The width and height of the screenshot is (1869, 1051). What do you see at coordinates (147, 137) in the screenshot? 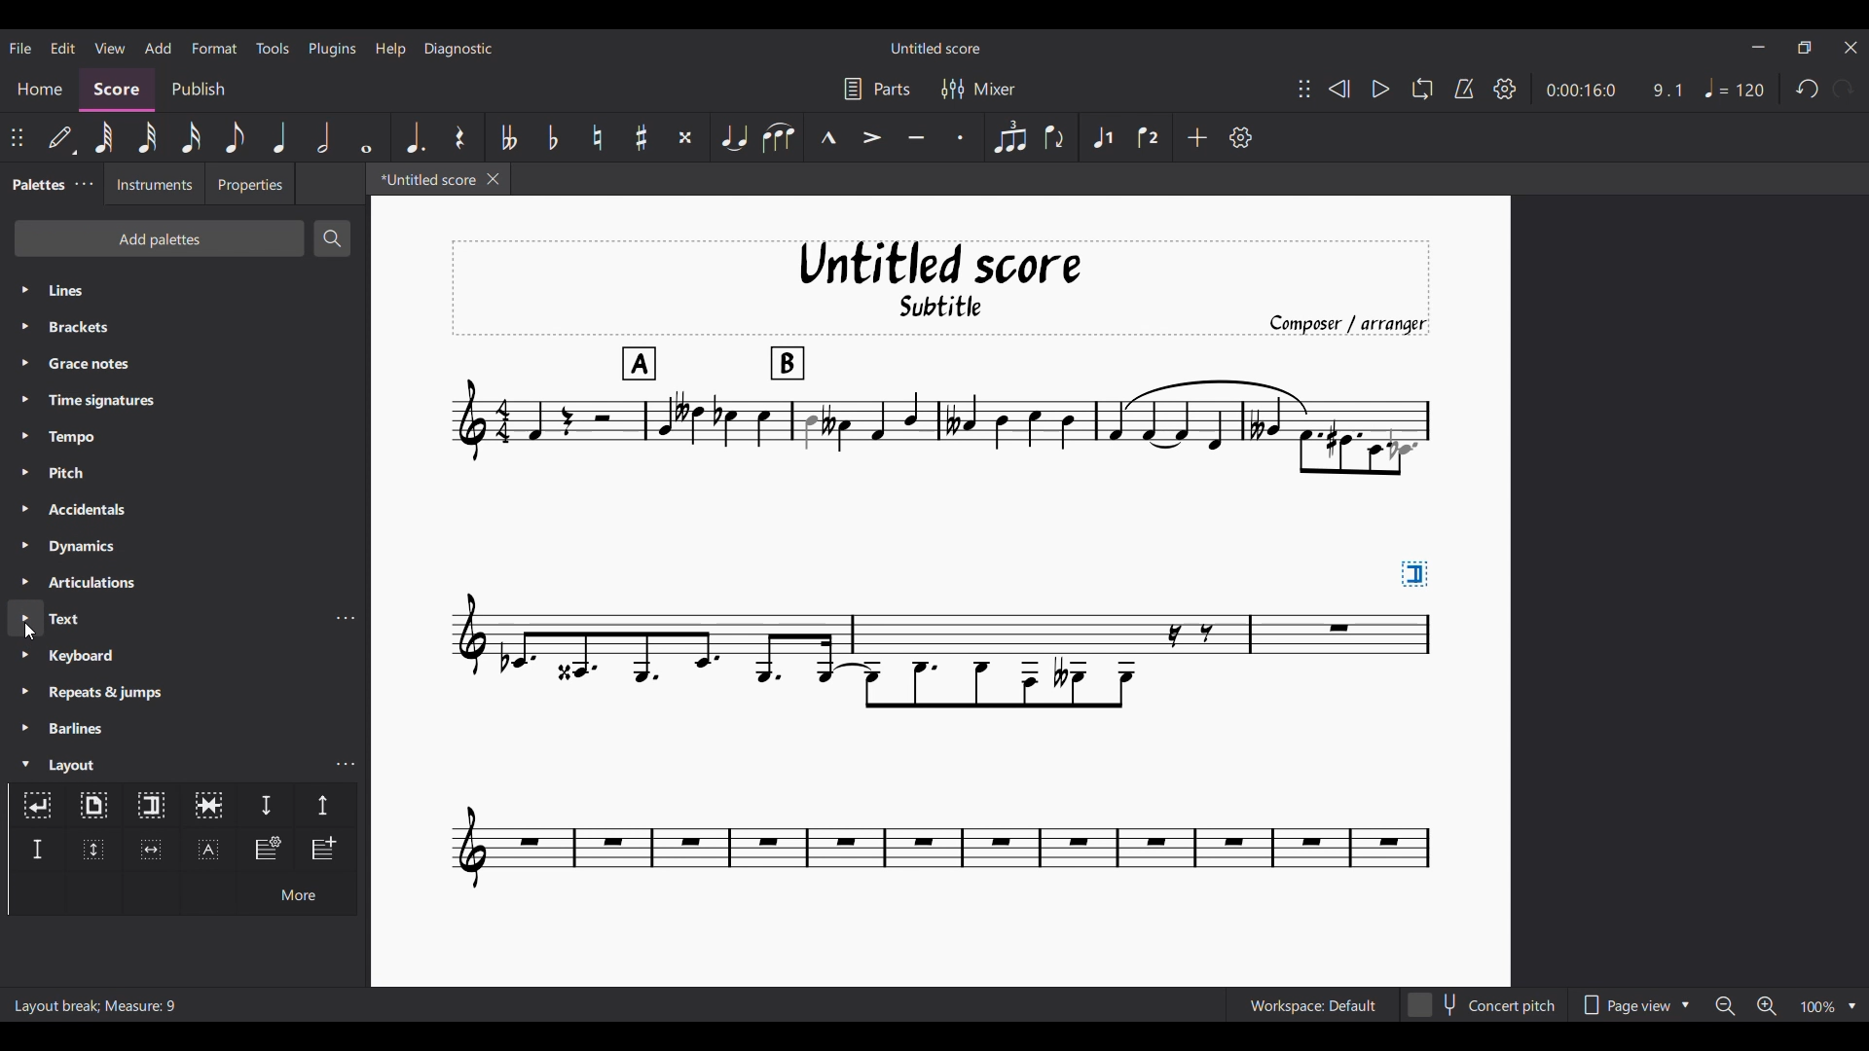
I see `32nd note` at bounding box center [147, 137].